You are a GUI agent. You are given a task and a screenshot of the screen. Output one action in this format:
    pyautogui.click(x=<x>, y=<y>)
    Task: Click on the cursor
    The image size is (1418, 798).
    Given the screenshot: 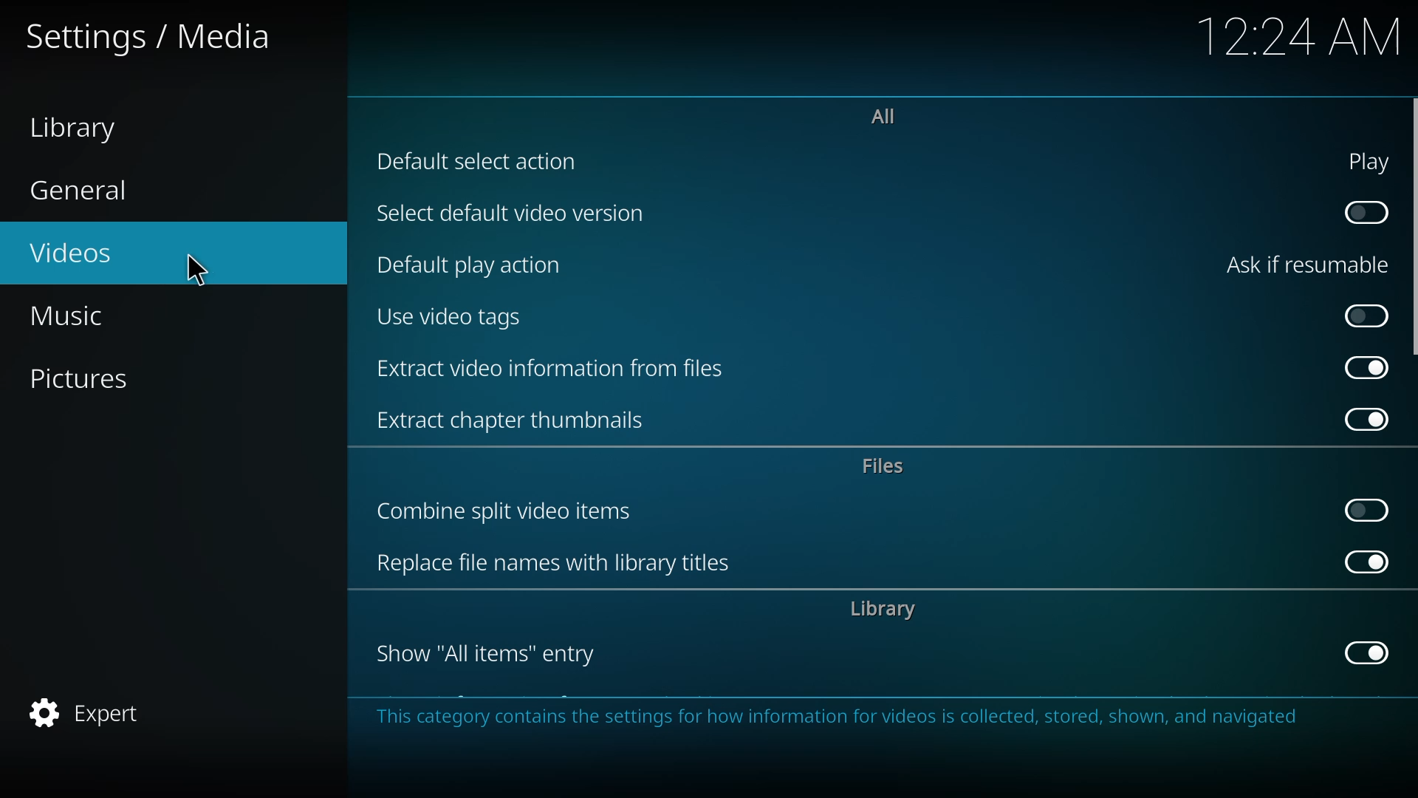 What is the action you would take?
    pyautogui.click(x=197, y=269)
    